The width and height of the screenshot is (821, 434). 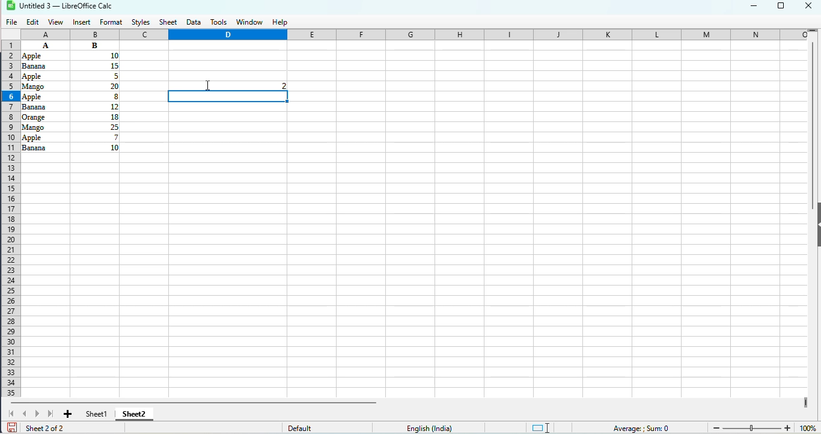 What do you see at coordinates (168, 23) in the screenshot?
I see `sheet` at bounding box center [168, 23].